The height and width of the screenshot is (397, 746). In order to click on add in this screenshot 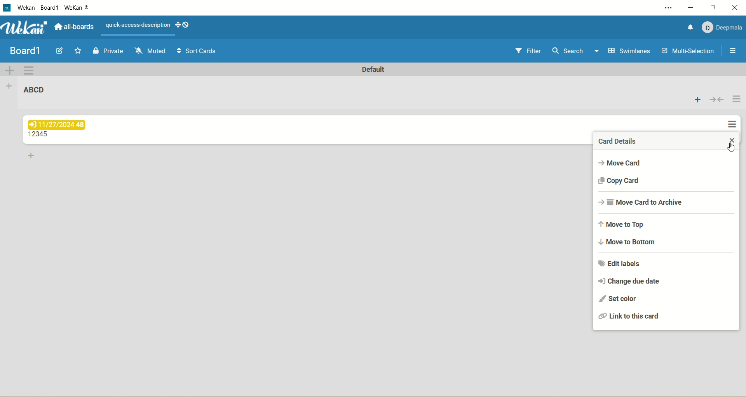, I will do `click(32, 156)`.